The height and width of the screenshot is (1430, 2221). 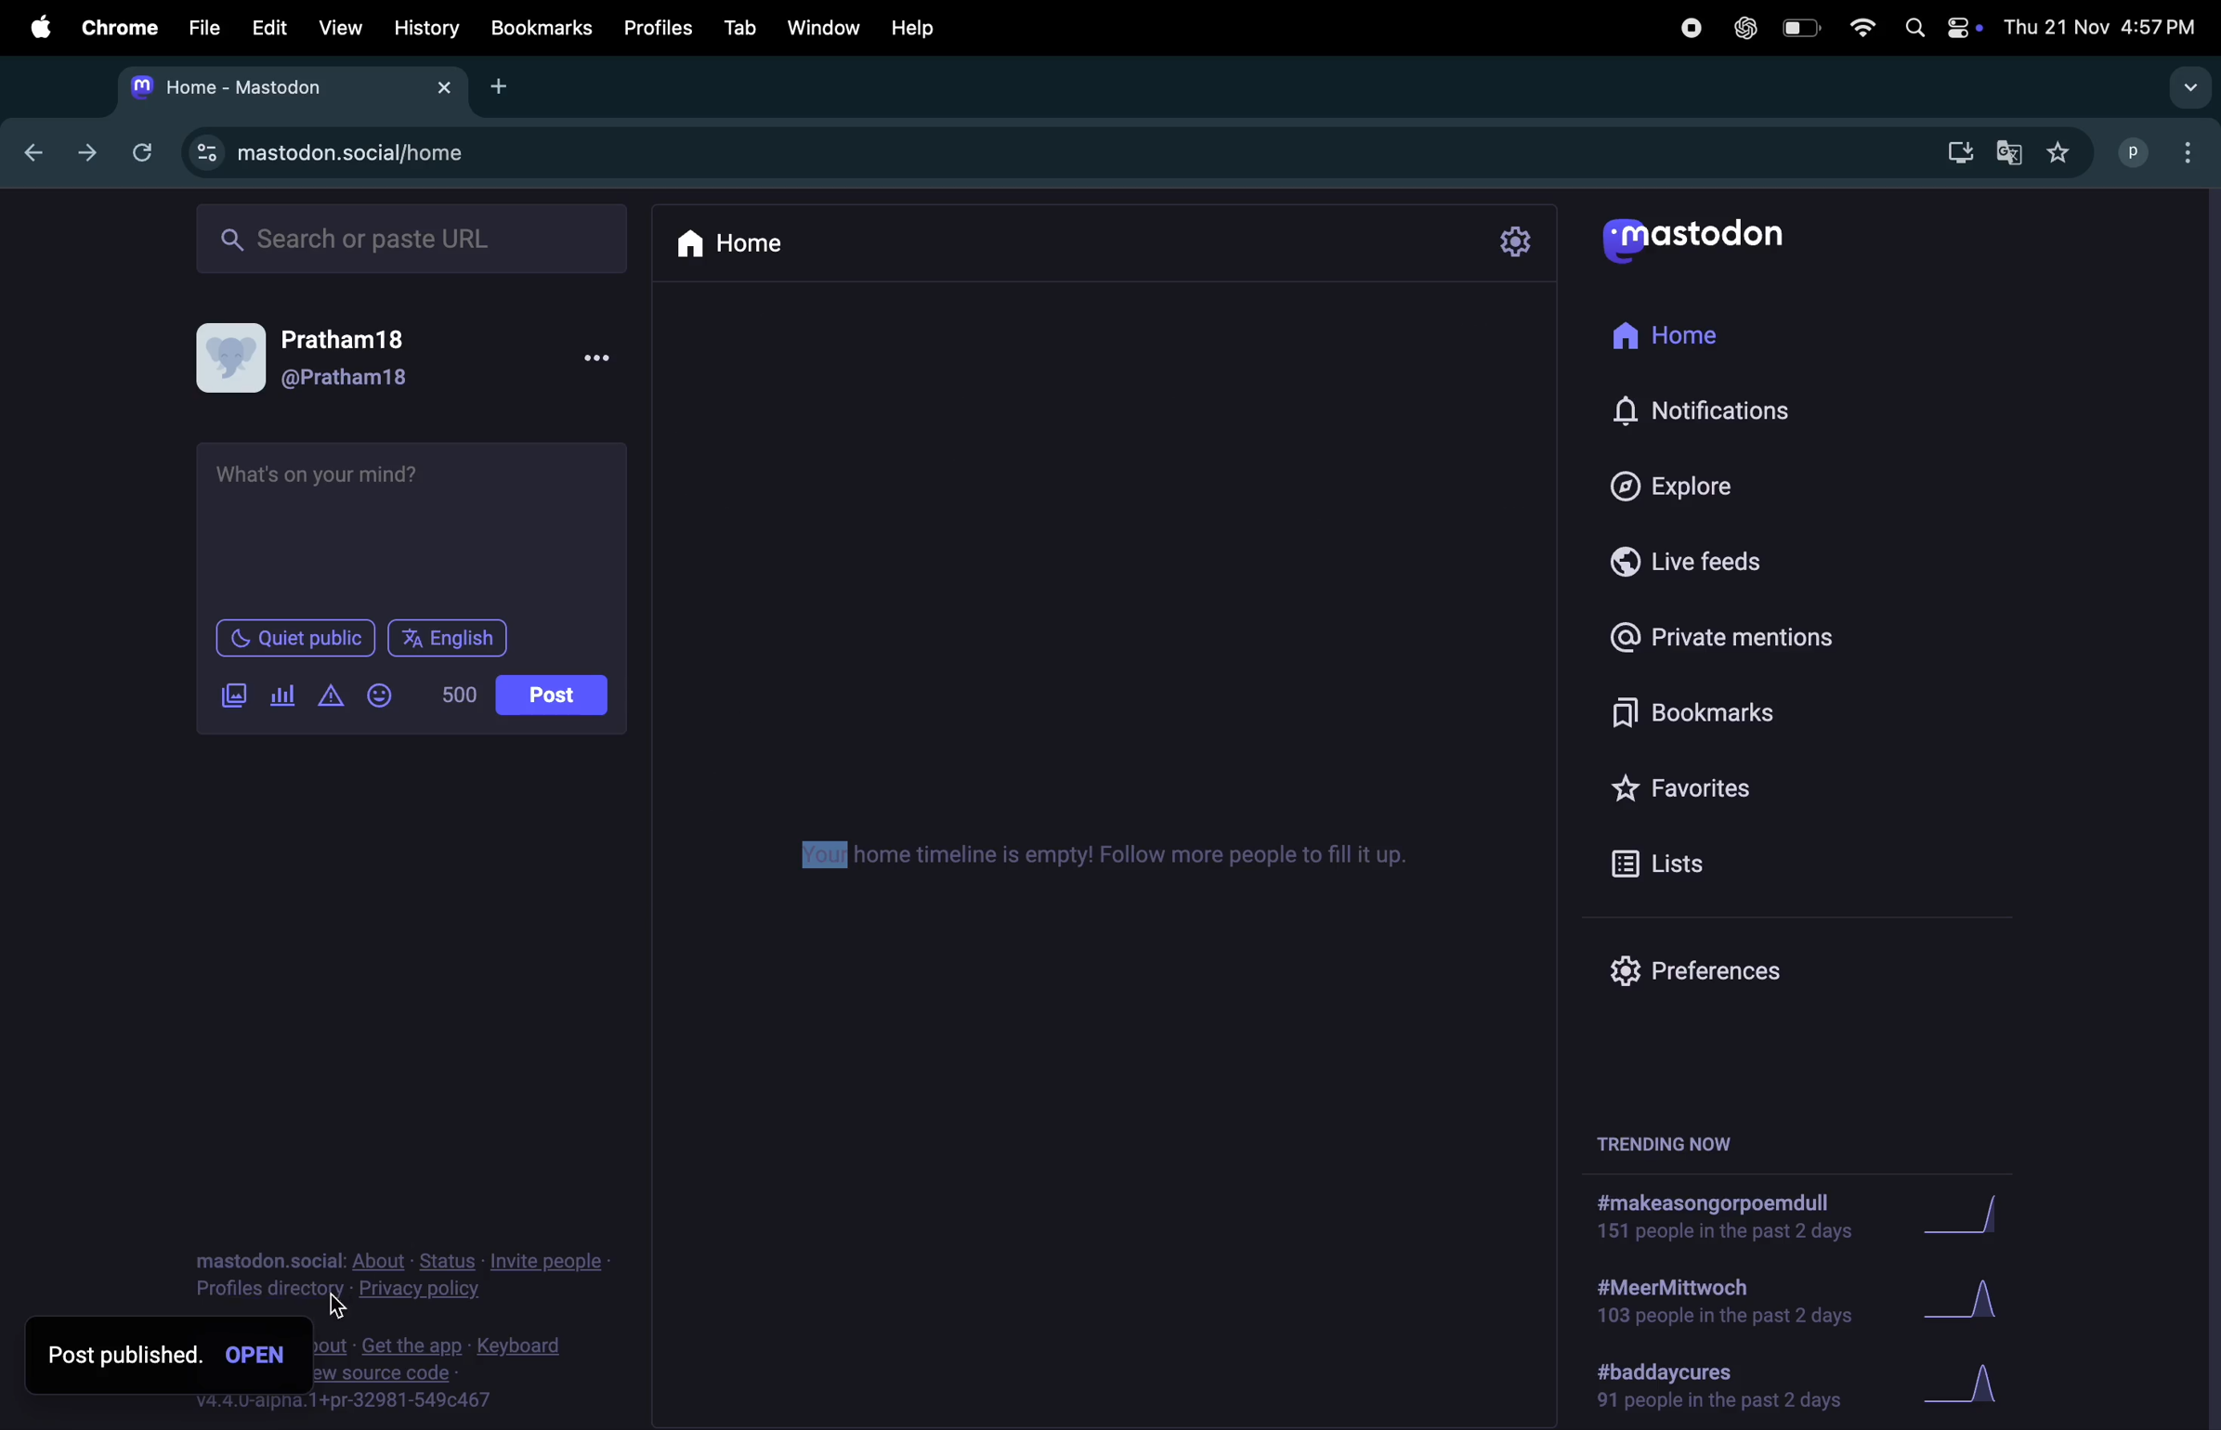 What do you see at coordinates (1709, 563) in the screenshot?
I see `live feeds` at bounding box center [1709, 563].